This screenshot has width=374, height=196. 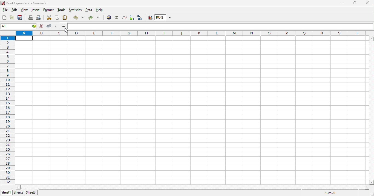 I want to click on redo, so click(x=95, y=18).